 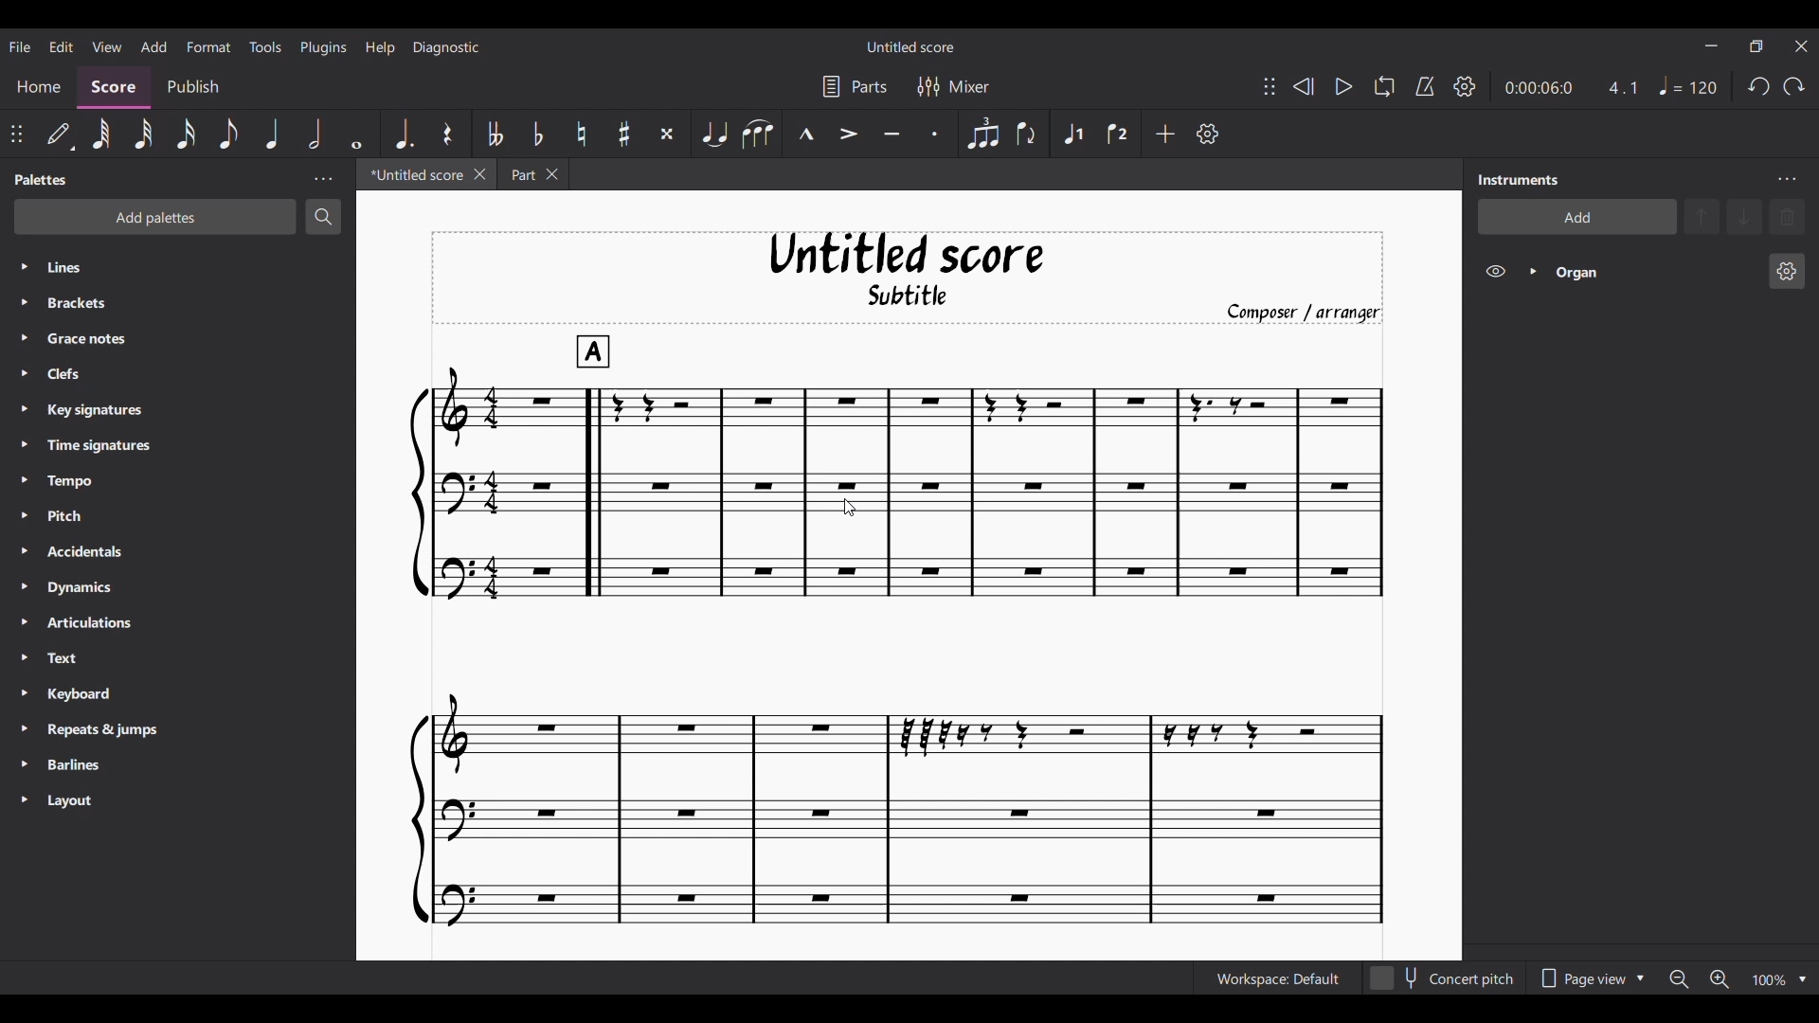 I want to click on 64th note, so click(x=101, y=135).